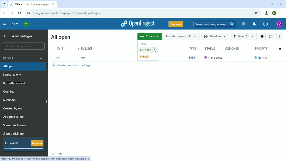  I want to click on cursor, so click(154, 50).